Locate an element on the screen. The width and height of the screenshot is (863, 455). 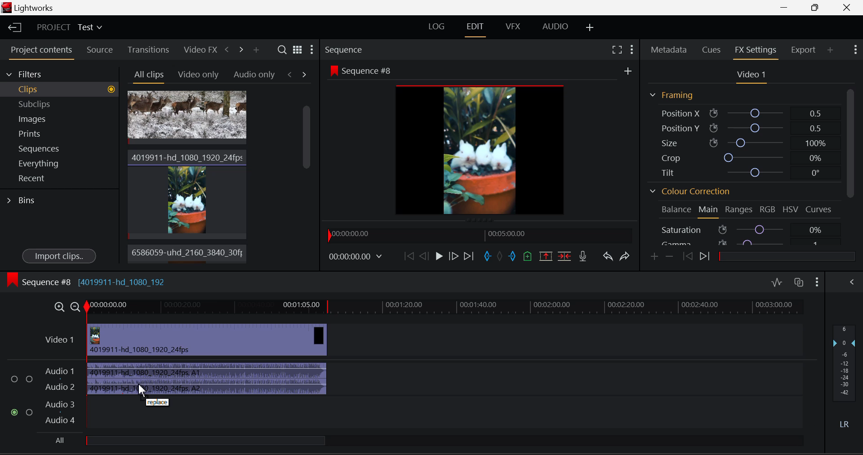
Scroll Bar is located at coordinates (305, 179).